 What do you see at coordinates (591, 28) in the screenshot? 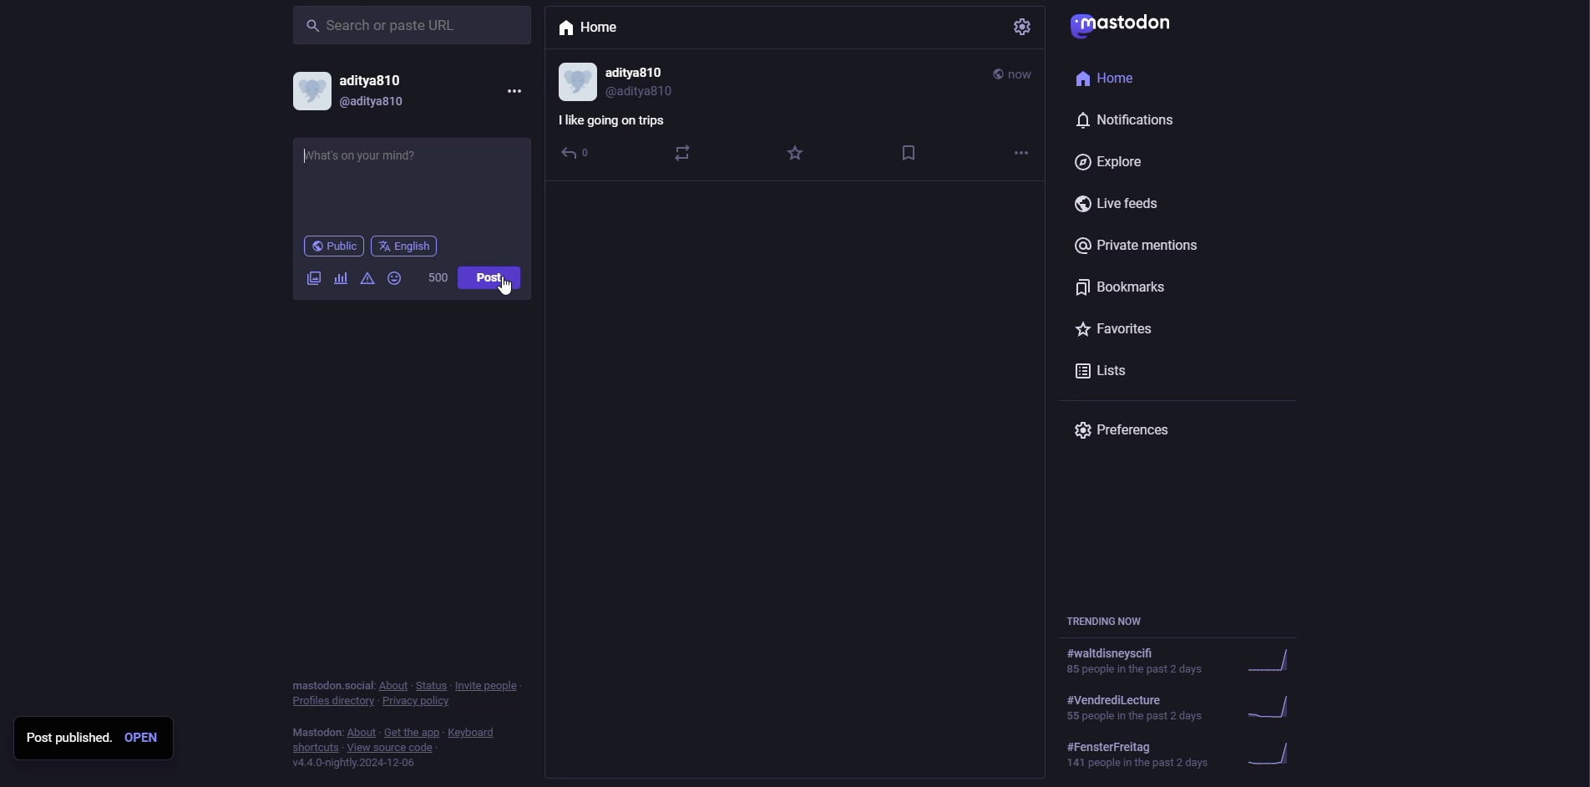
I see `home` at bounding box center [591, 28].